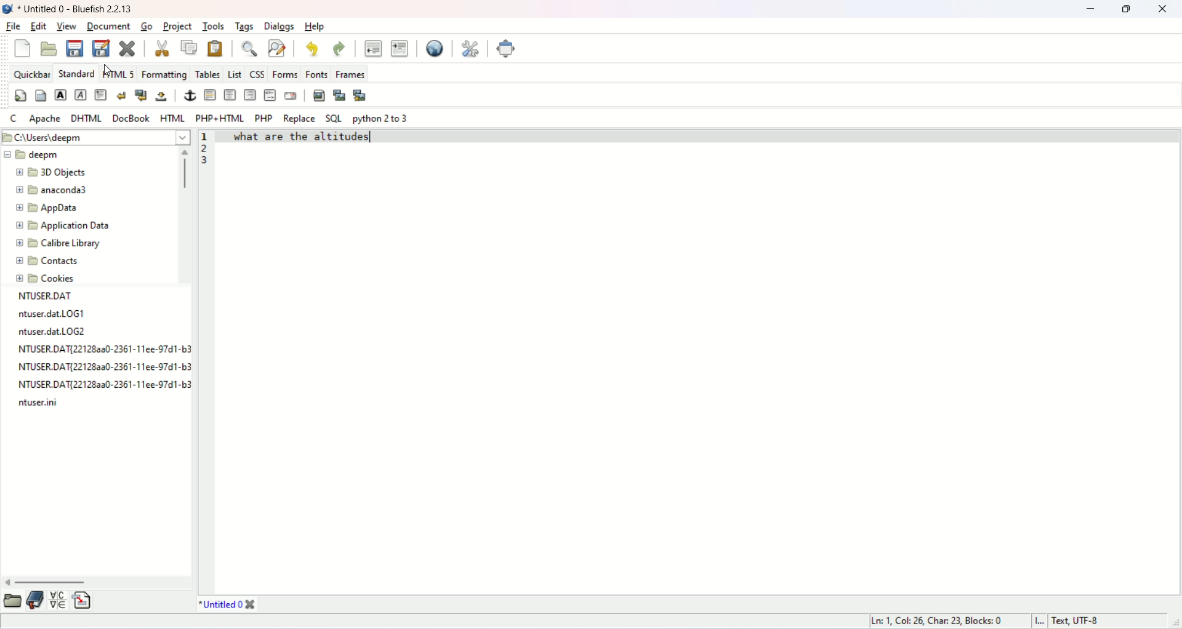  I want to click on file, so click(12, 27).